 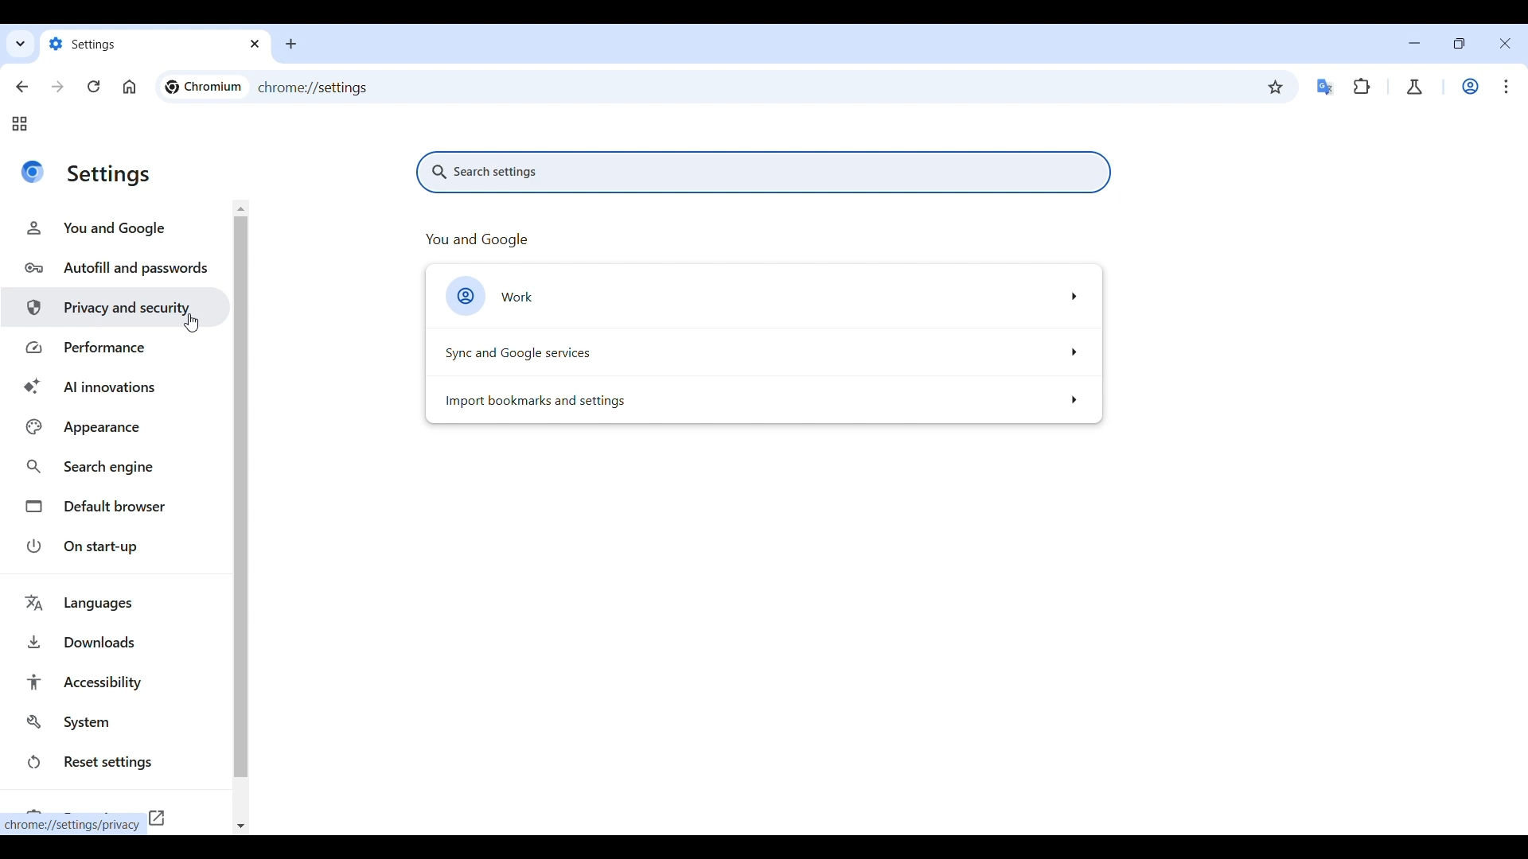 I want to click on Downloads, so click(x=116, y=642).